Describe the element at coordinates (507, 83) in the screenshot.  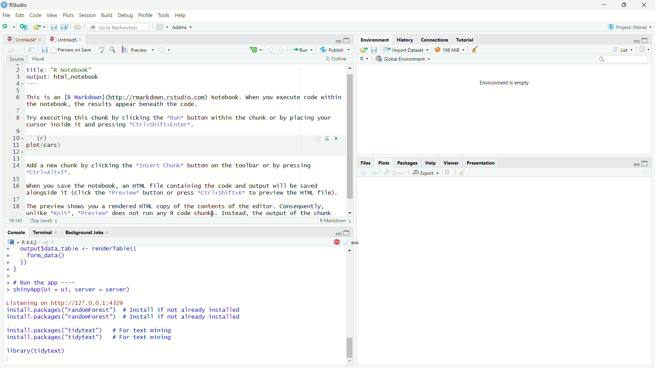
I see `Environment is empty` at that location.